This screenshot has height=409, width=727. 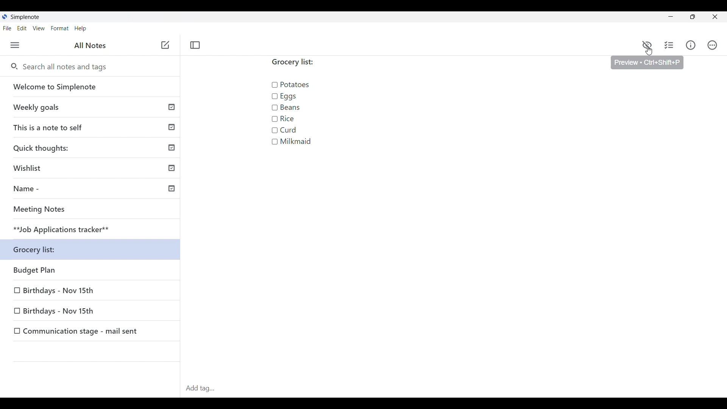 I want to click on Close, so click(x=715, y=17).